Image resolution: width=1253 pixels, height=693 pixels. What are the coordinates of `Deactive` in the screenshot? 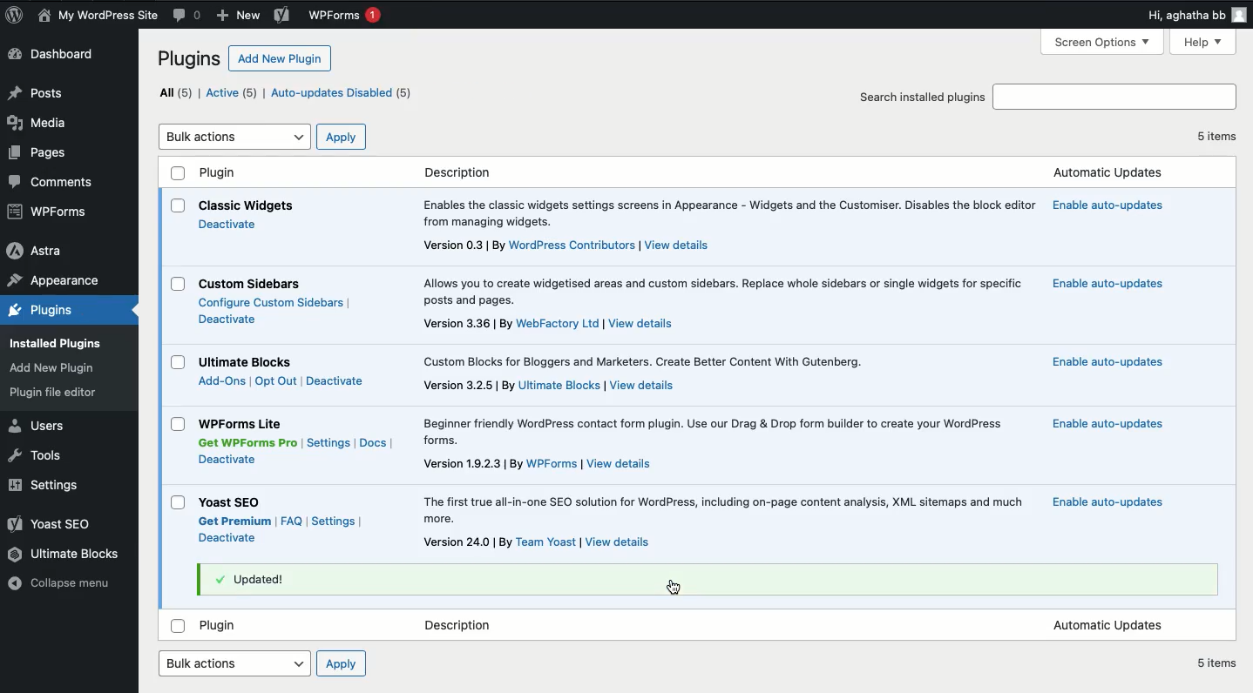 It's located at (337, 380).